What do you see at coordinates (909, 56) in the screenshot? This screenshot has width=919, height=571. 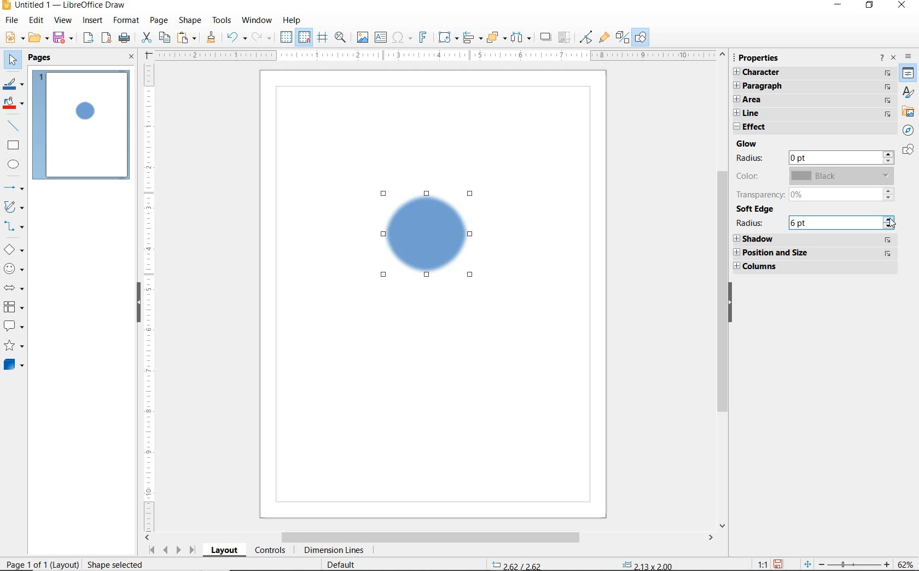 I see `SIDEBAR SETTINGS` at bounding box center [909, 56].